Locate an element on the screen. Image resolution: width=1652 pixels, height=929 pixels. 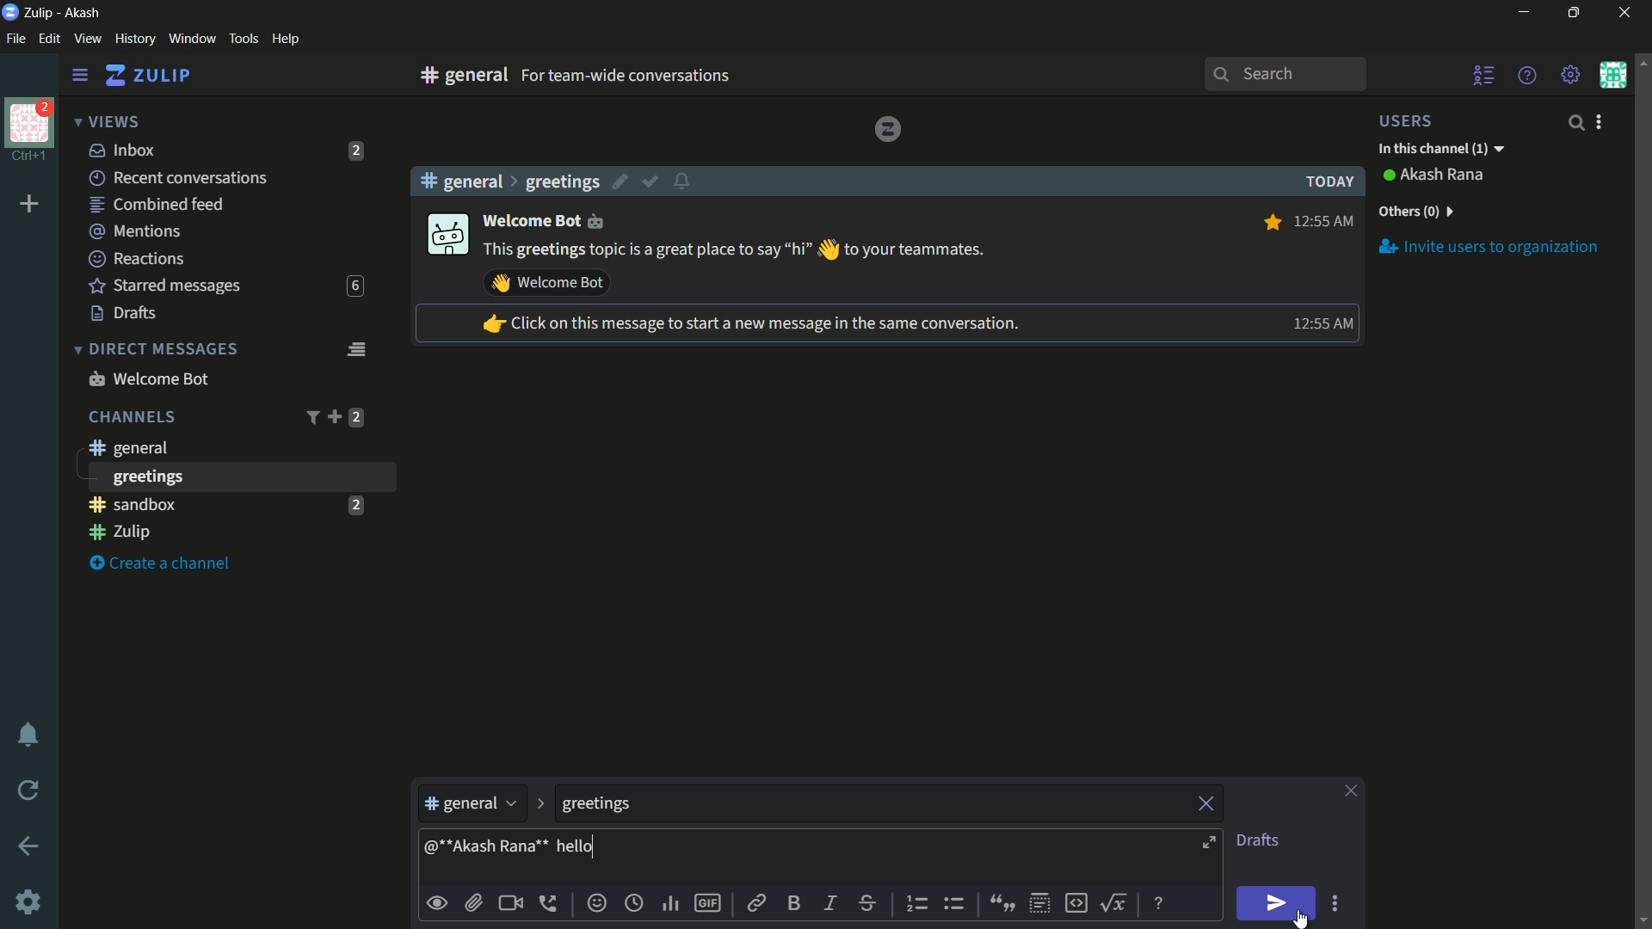
 is located at coordinates (438, 903).